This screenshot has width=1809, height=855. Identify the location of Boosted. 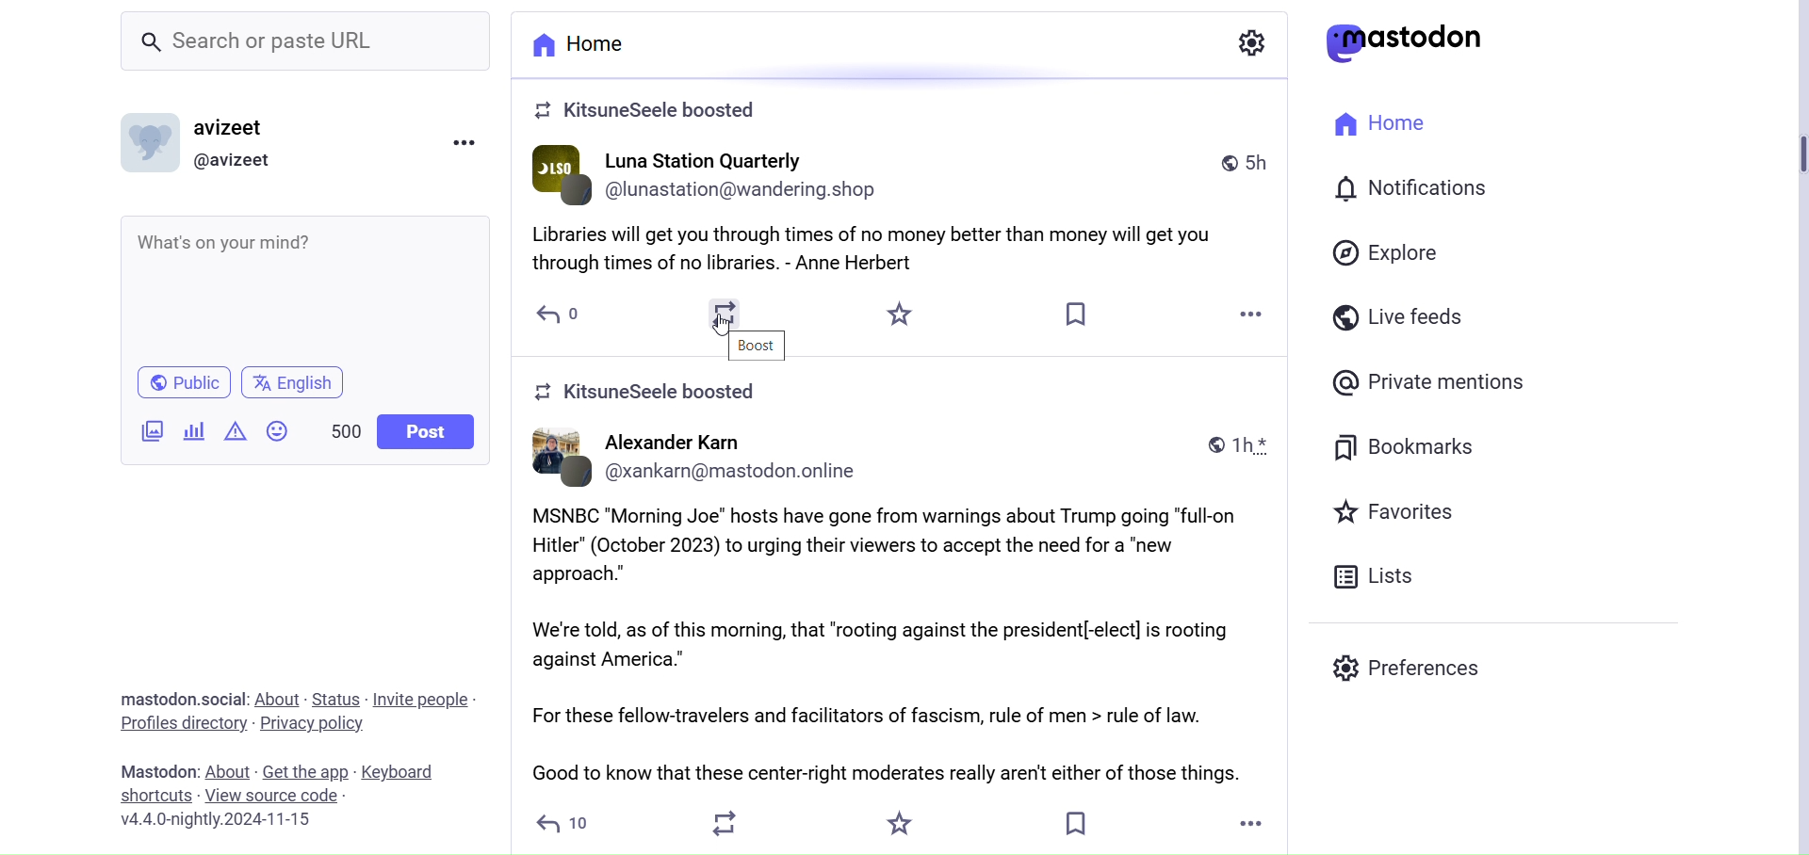
(662, 395).